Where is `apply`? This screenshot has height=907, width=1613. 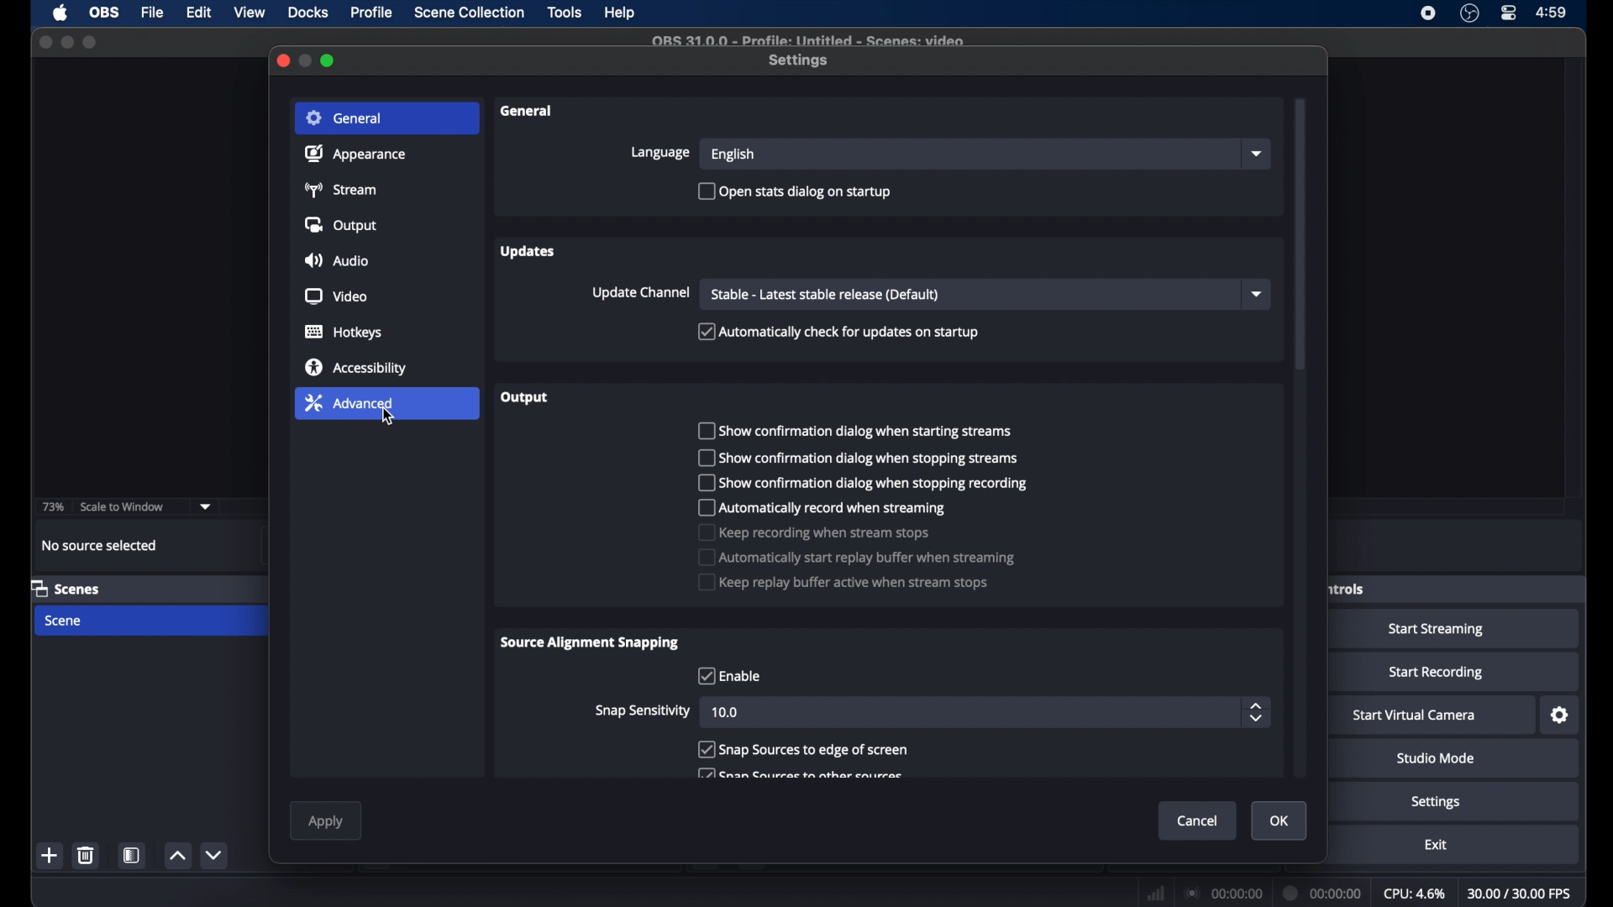 apply is located at coordinates (328, 822).